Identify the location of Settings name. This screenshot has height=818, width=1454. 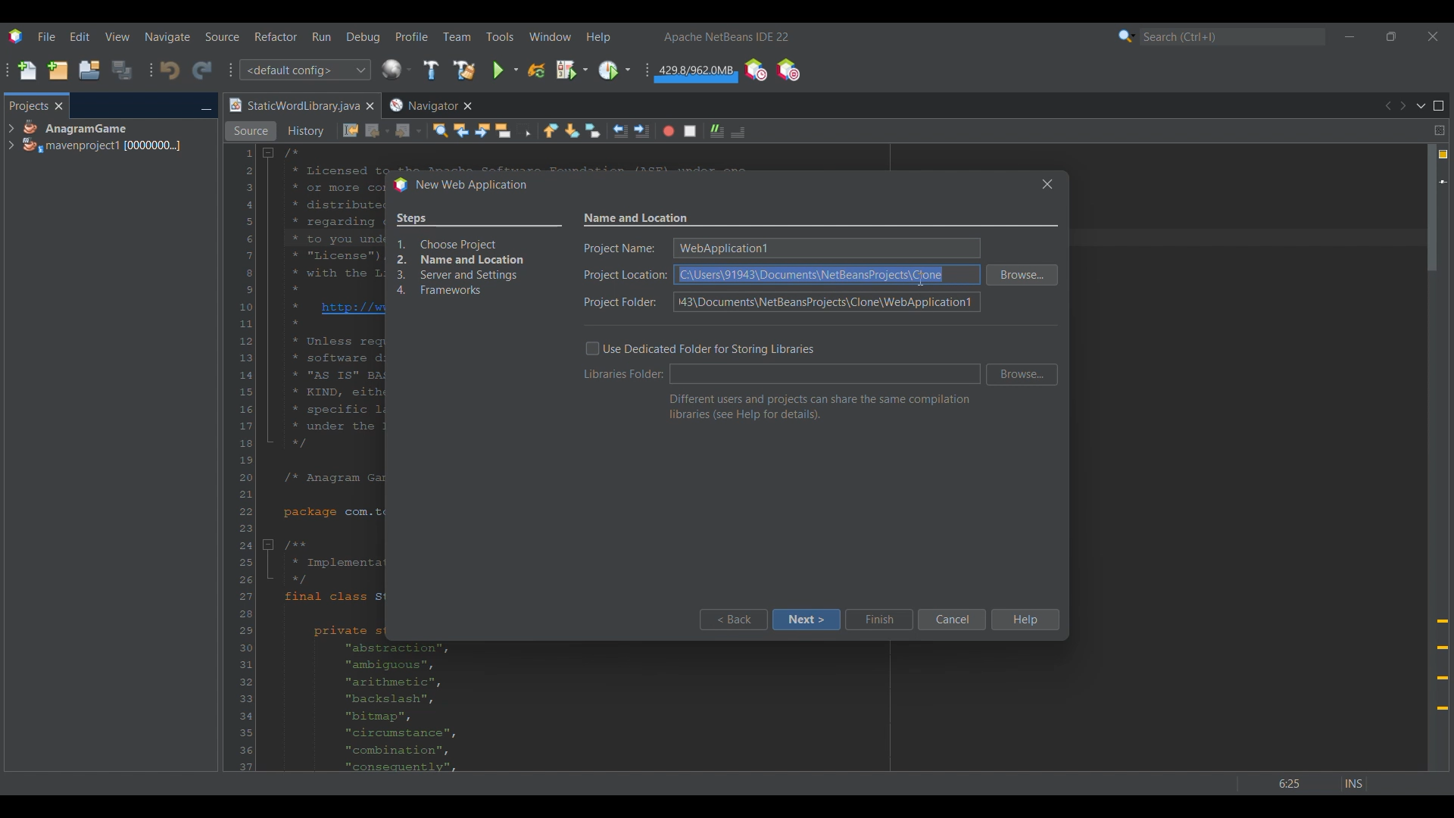
(637, 219).